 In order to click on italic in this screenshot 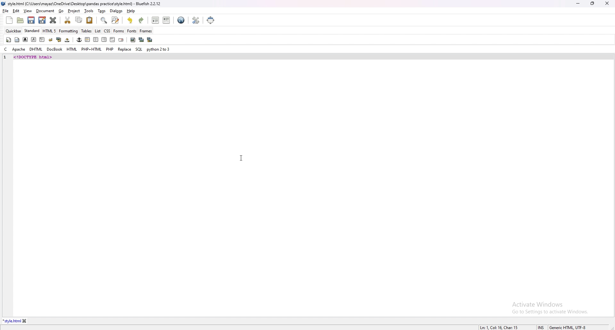, I will do `click(34, 39)`.